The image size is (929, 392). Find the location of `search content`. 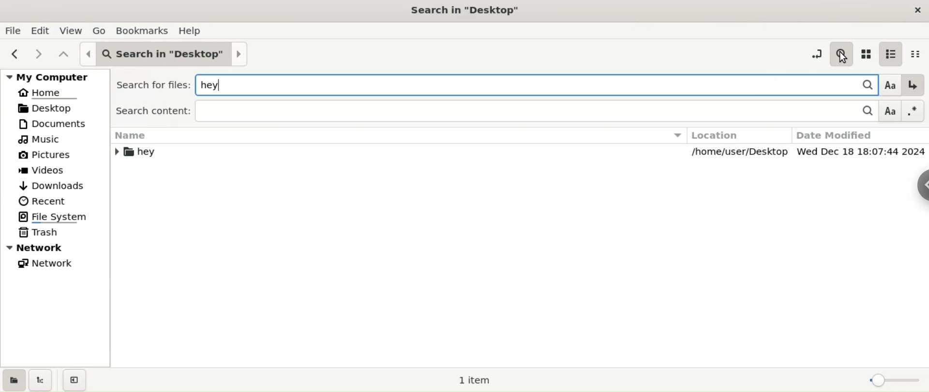

search content is located at coordinates (516, 111).